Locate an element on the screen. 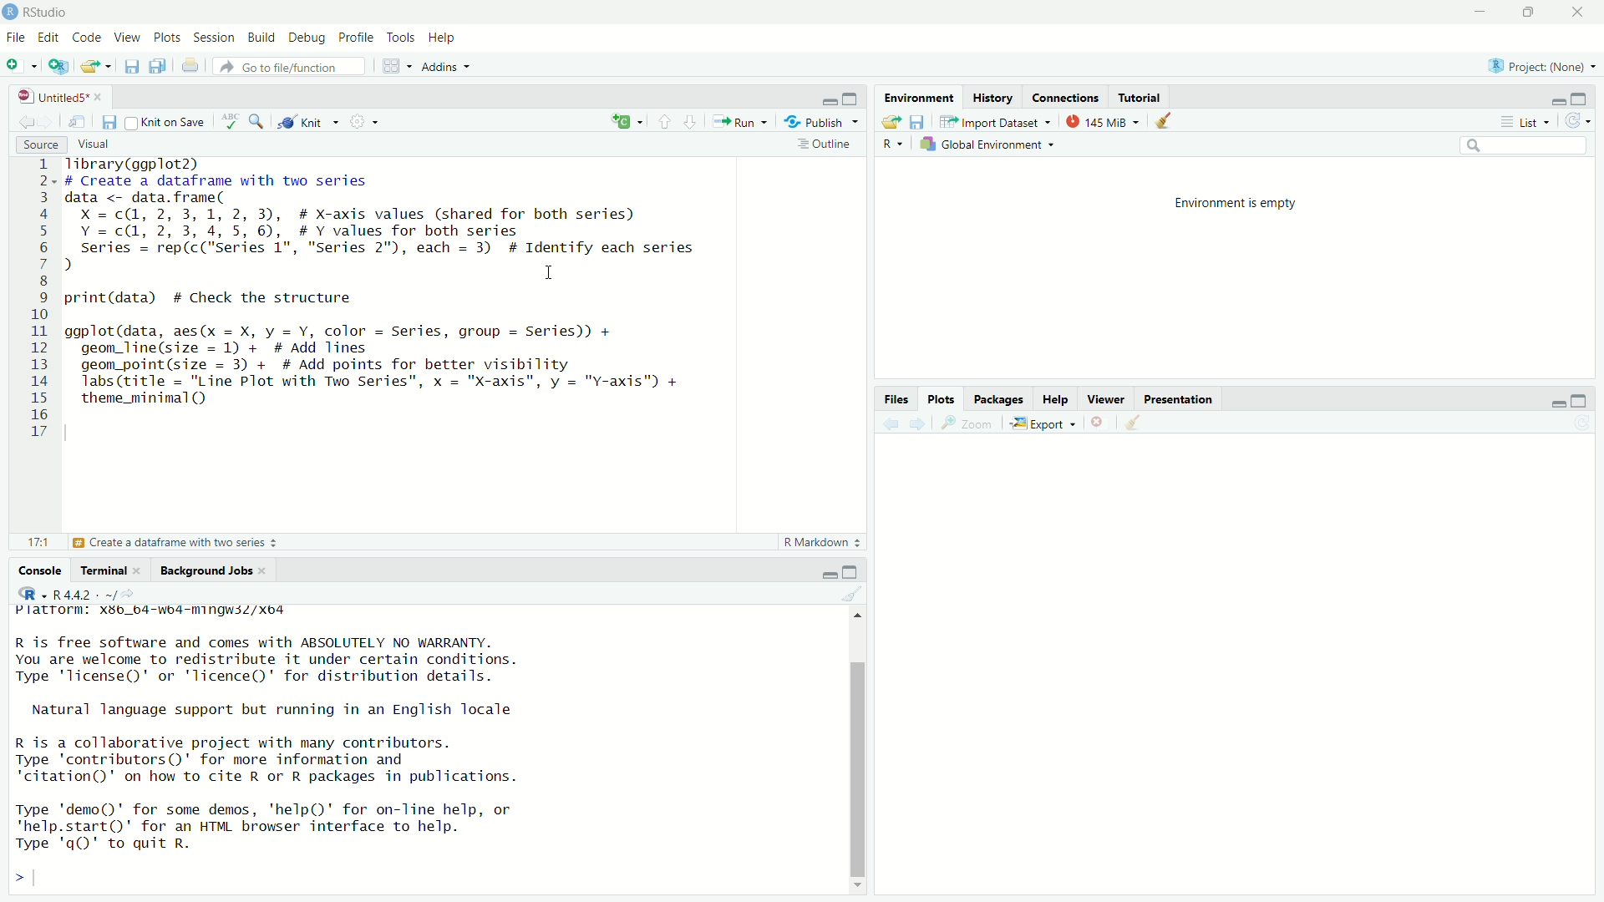  Prsentation is located at coordinates (1184, 398).